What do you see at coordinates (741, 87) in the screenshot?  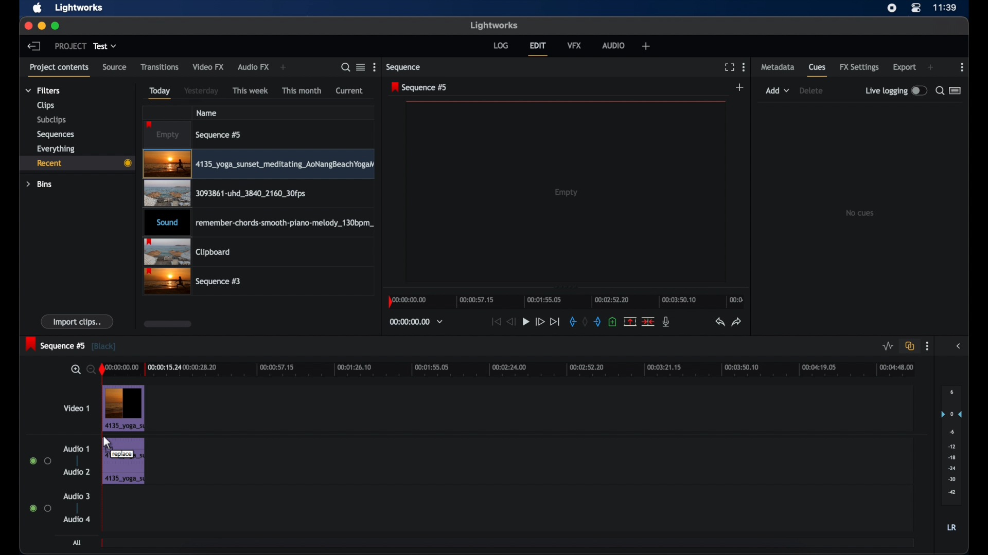 I see `add` at bounding box center [741, 87].